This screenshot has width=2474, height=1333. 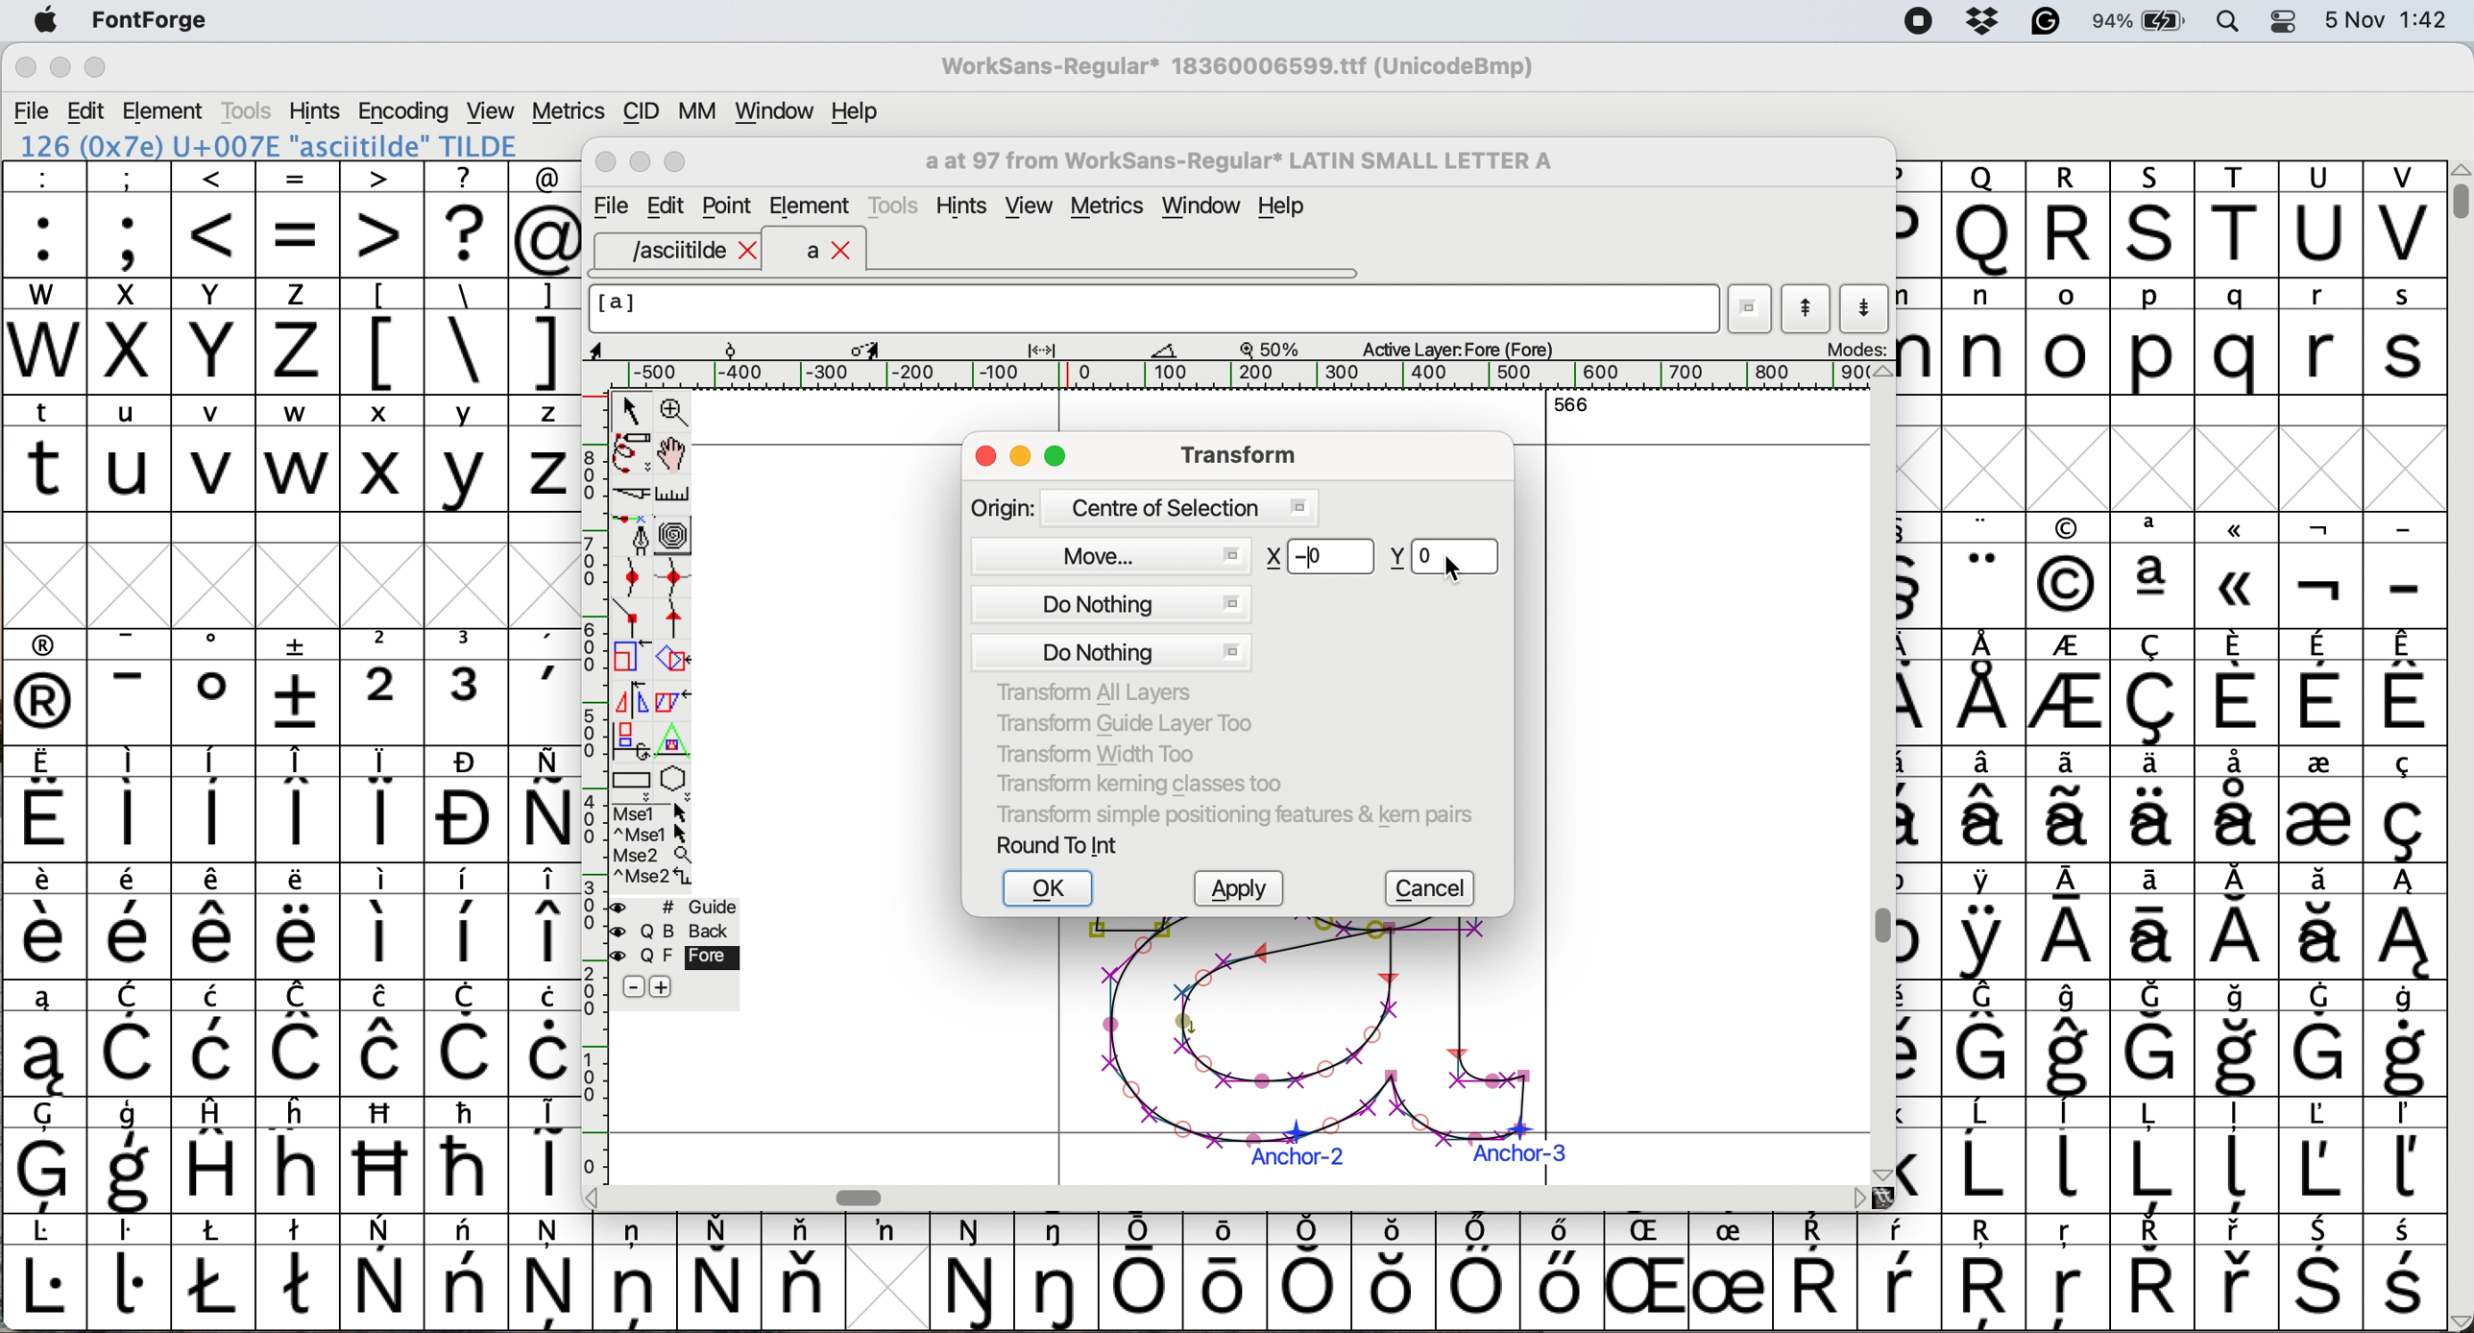 I want to click on symbol, so click(x=466, y=923).